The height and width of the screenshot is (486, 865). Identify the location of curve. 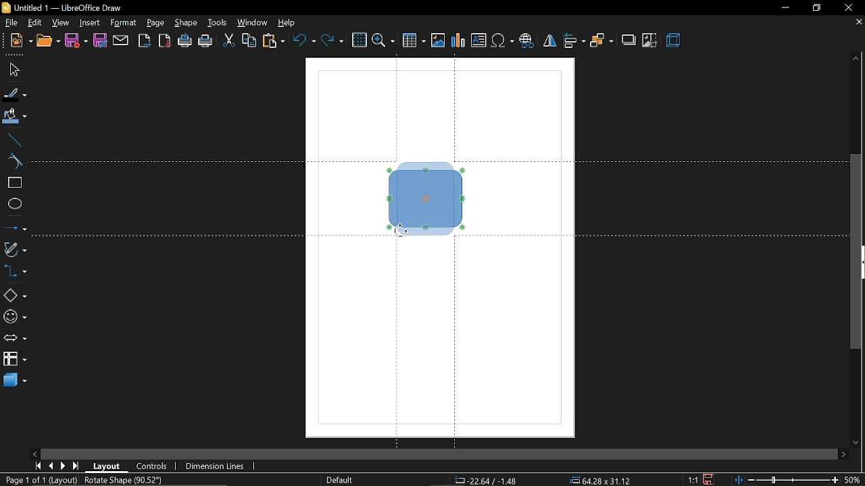
(14, 161).